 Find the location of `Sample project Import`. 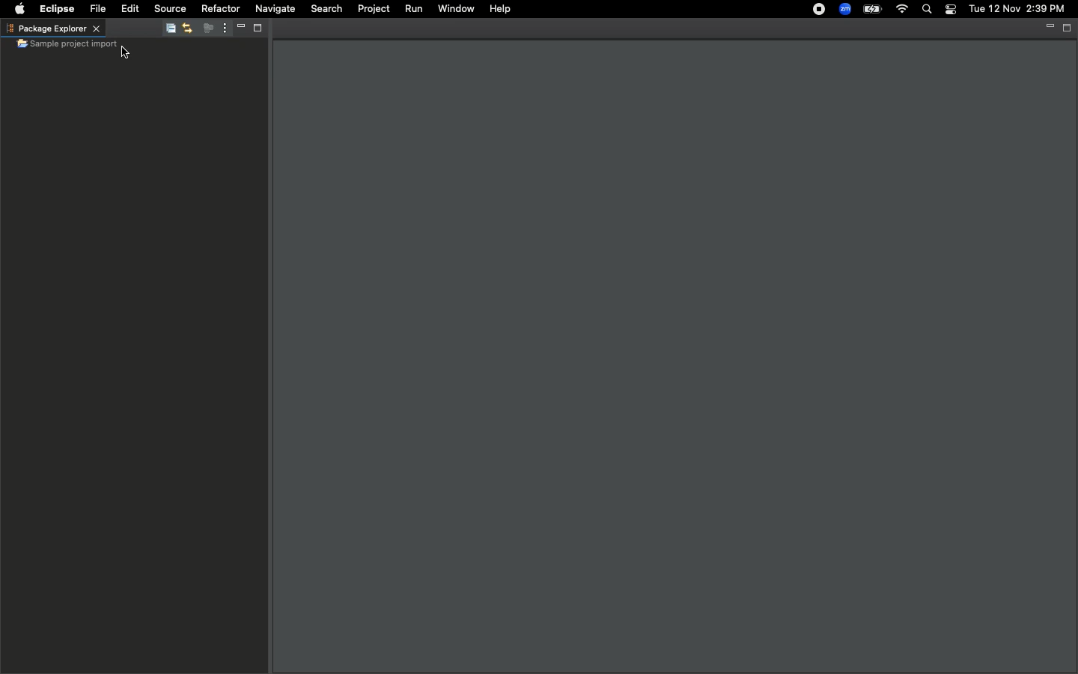

Sample project Import is located at coordinates (67, 45).